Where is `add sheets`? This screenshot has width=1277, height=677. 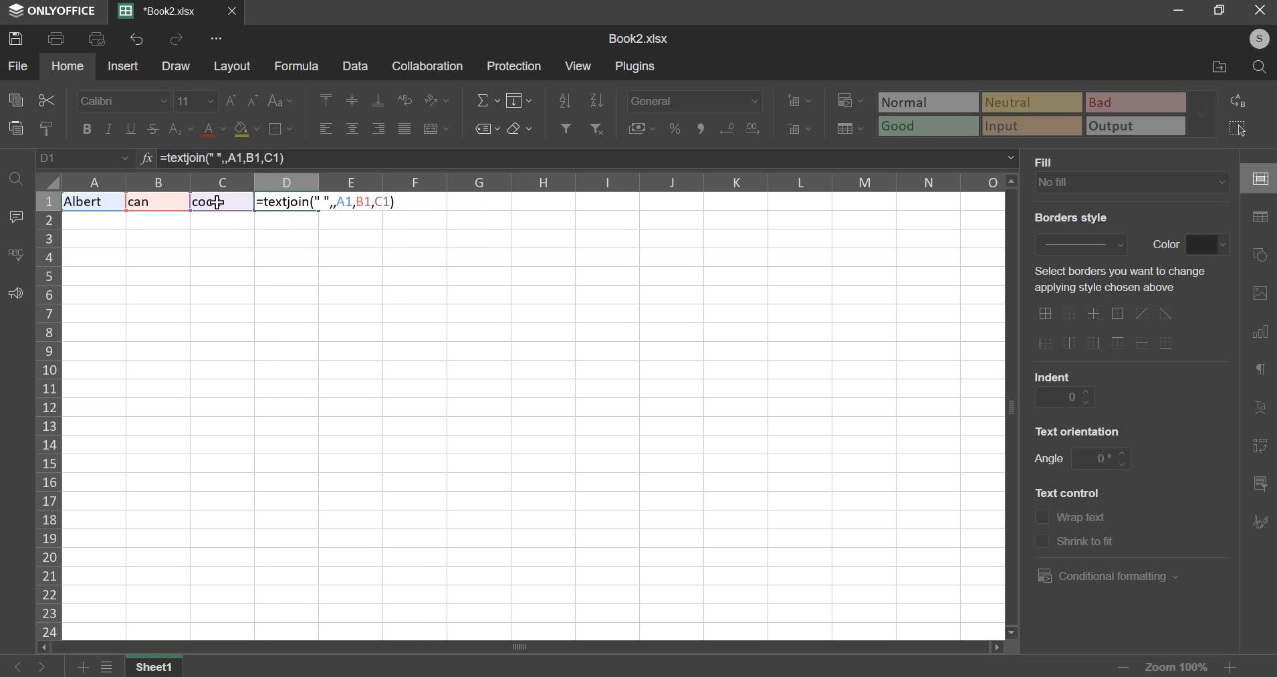
add sheets is located at coordinates (83, 668).